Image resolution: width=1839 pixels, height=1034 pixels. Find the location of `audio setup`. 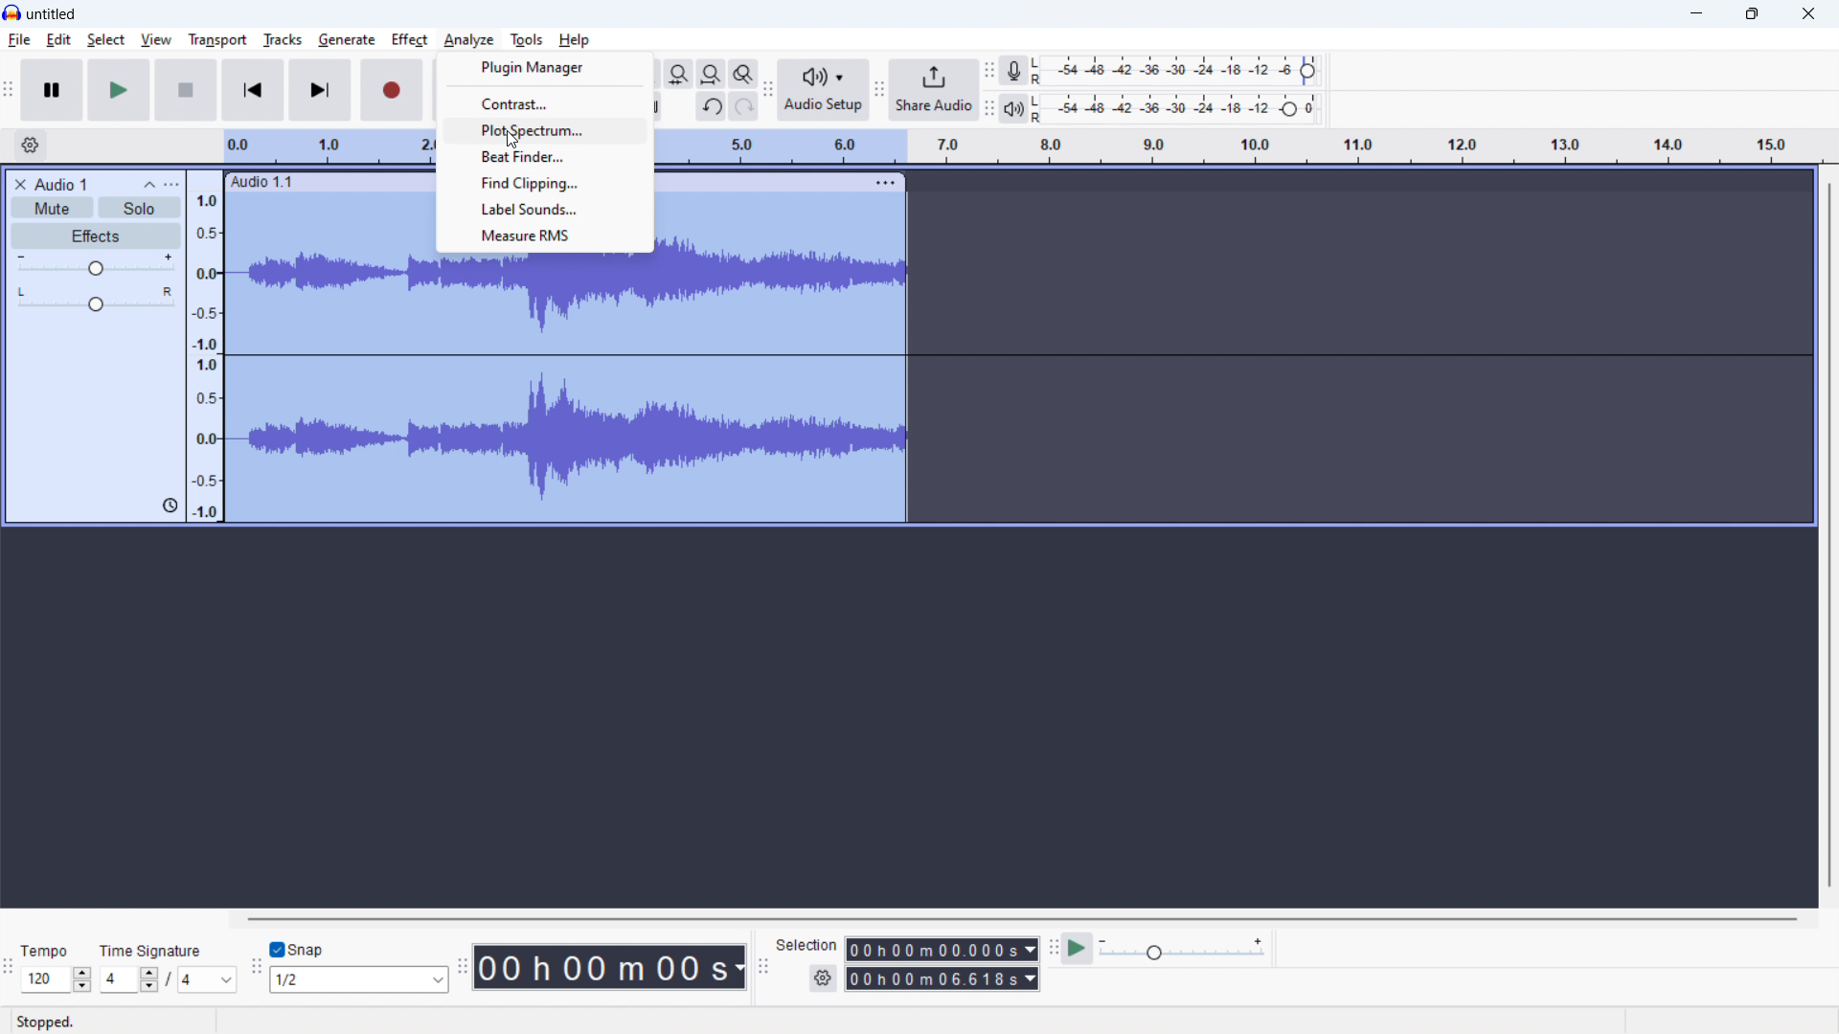

audio setup is located at coordinates (824, 89).